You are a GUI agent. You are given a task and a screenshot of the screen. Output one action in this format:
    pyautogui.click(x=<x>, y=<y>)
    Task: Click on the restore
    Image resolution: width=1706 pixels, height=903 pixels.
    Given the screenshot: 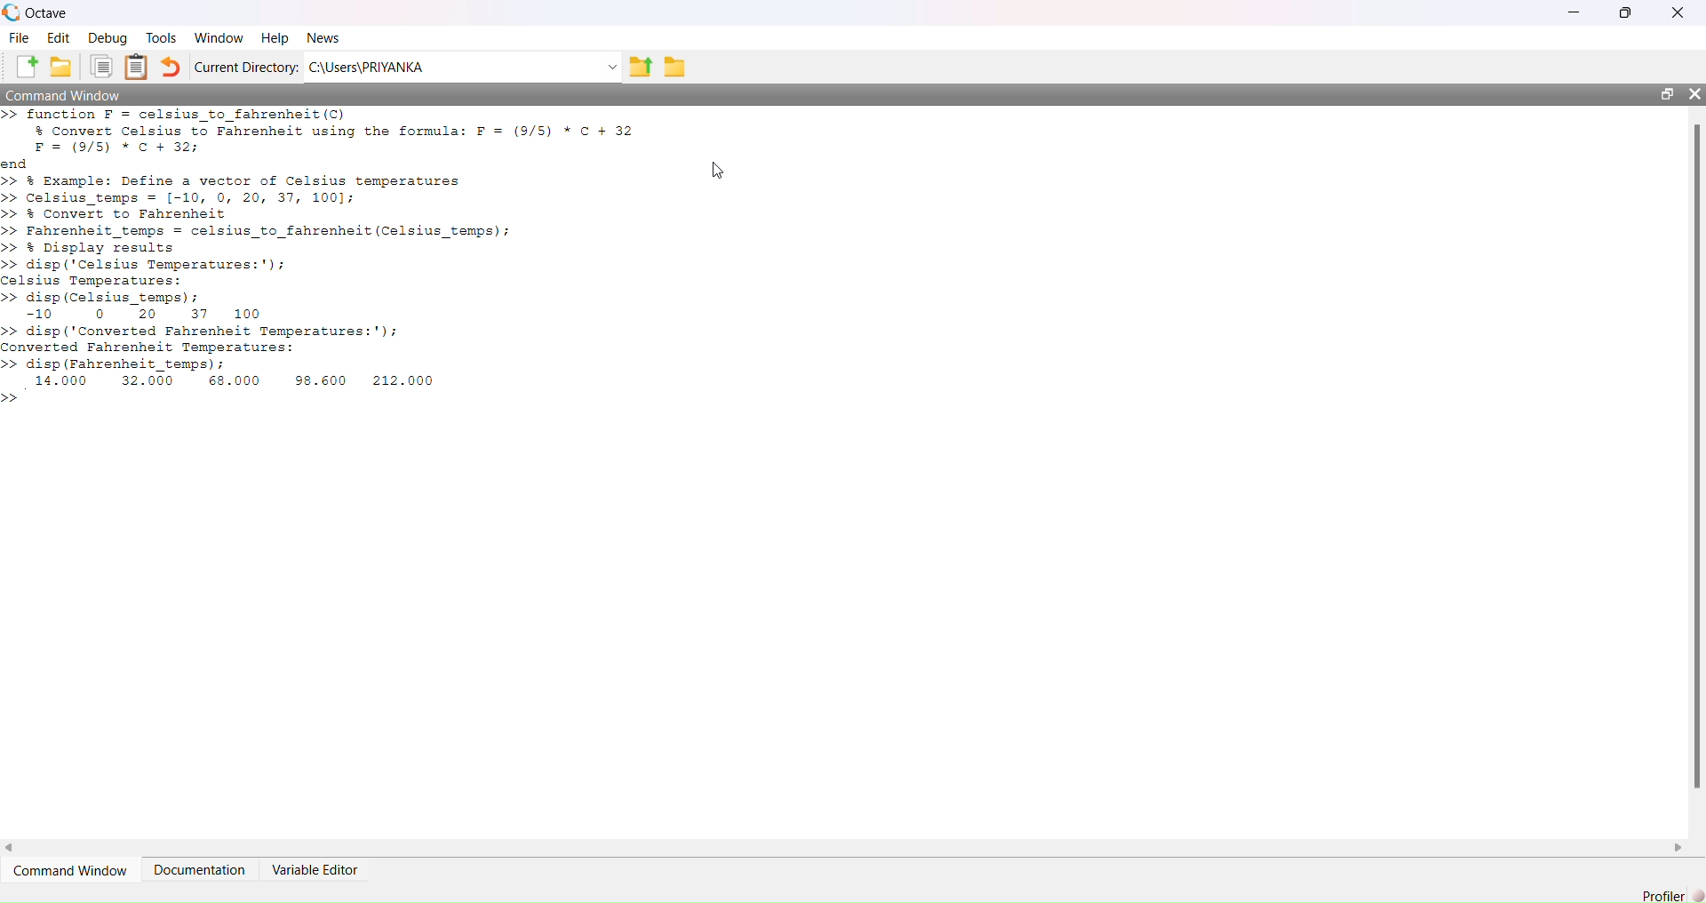 What is the action you would take?
    pyautogui.click(x=1667, y=93)
    